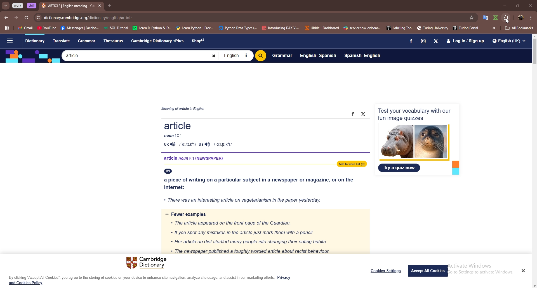 Image resolution: width=537 pixels, height=288 pixels. I want to click on a piece of writing on a particular subject in a newspaper or magazine, or on the
internet:
« There was an interesting article on vegetarianism in the paper yesterday., so click(261, 188).